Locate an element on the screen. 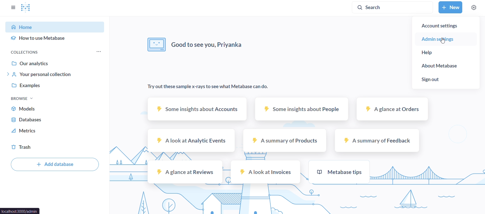 Image resolution: width=485 pixels, height=214 pixels. search is located at coordinates (393, 7).